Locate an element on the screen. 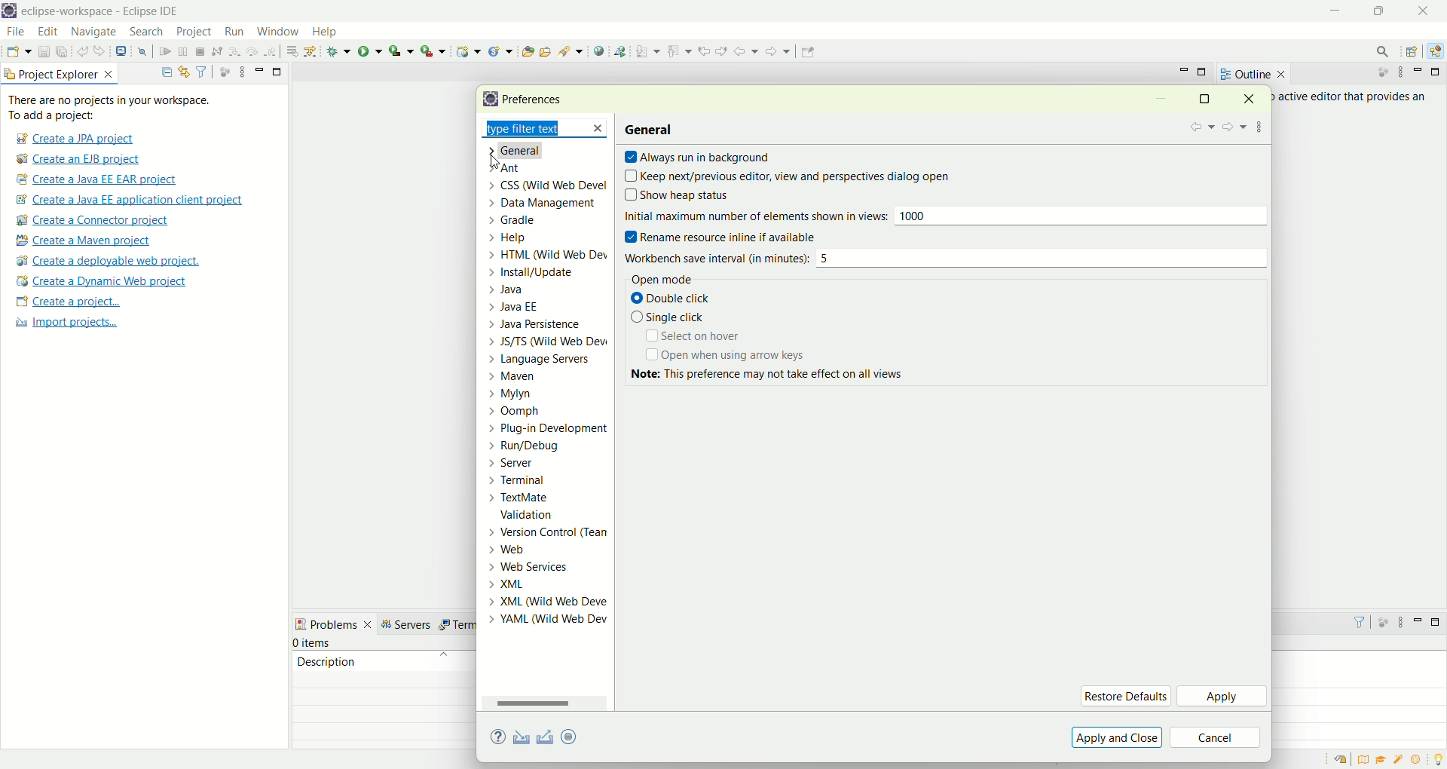 This screenshot has width=1447, height=769. version control is located at coordinates (549, 533).